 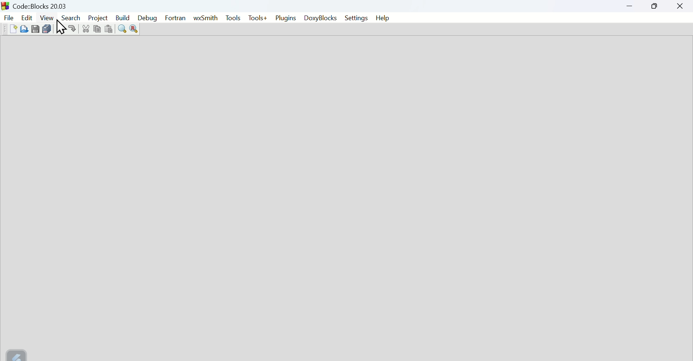 What do you see at coordinates (47, 28) in the screenshot?
I see `Save multiple file` at bounding box center [47, 28].